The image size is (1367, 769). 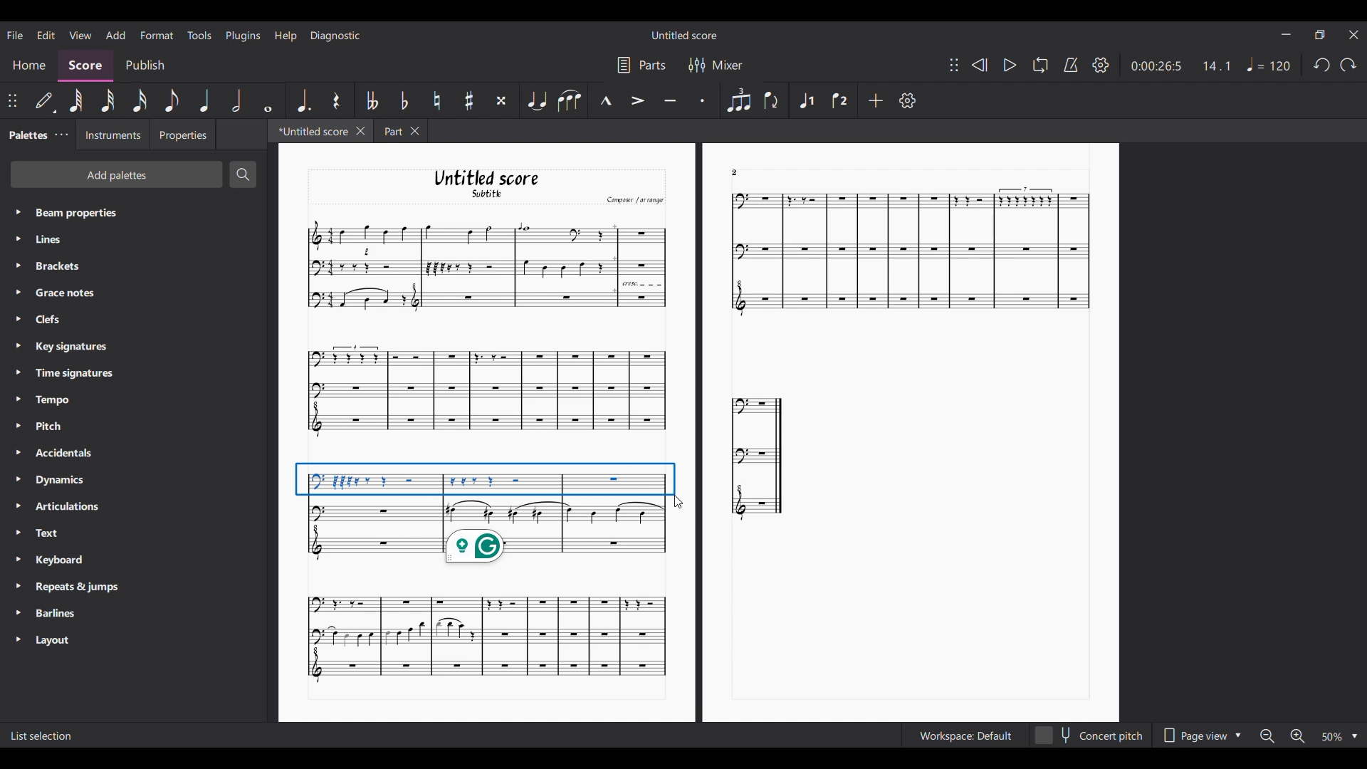 What do you see at coordinates (76, 100) in the screenshot?
I see `64th note` at bounding box center [76, 100].